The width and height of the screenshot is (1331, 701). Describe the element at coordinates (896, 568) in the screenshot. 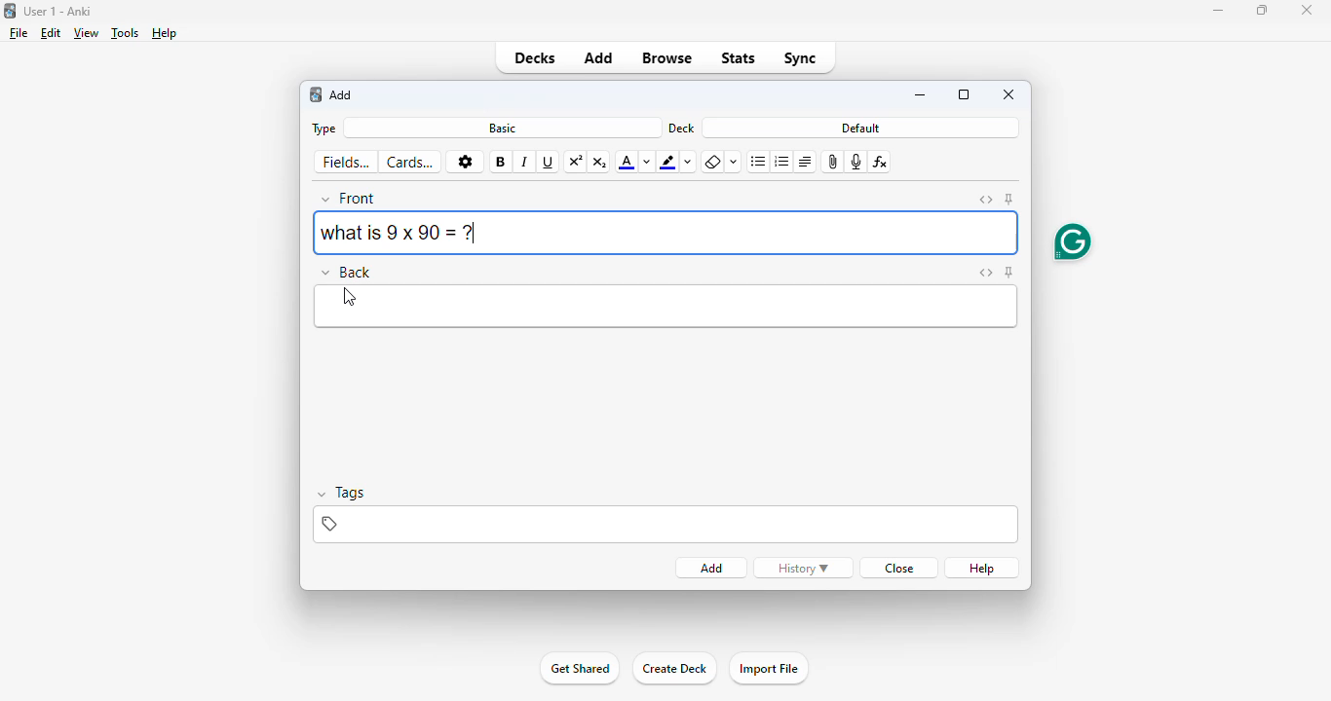

I see `close` at that location.